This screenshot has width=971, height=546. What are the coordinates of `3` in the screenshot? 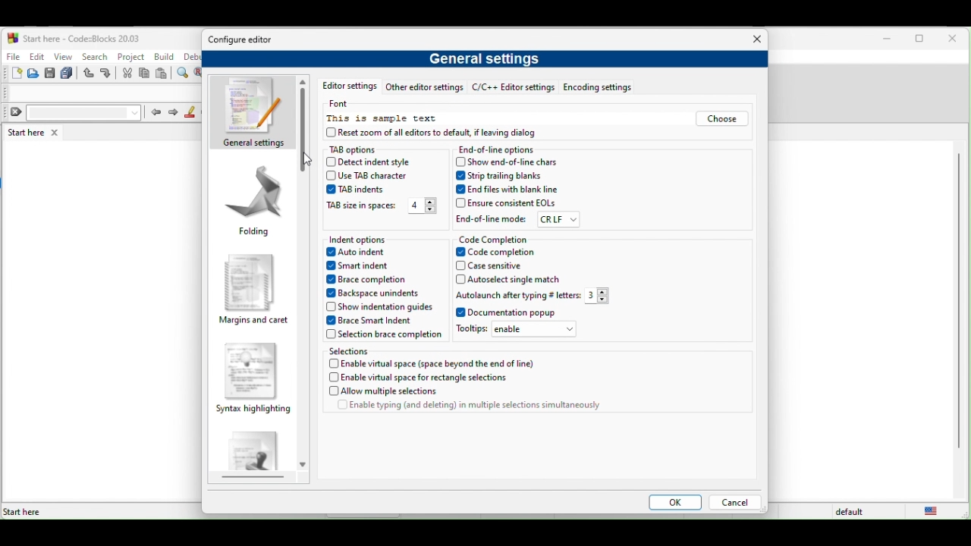 It's located at (602, 296).